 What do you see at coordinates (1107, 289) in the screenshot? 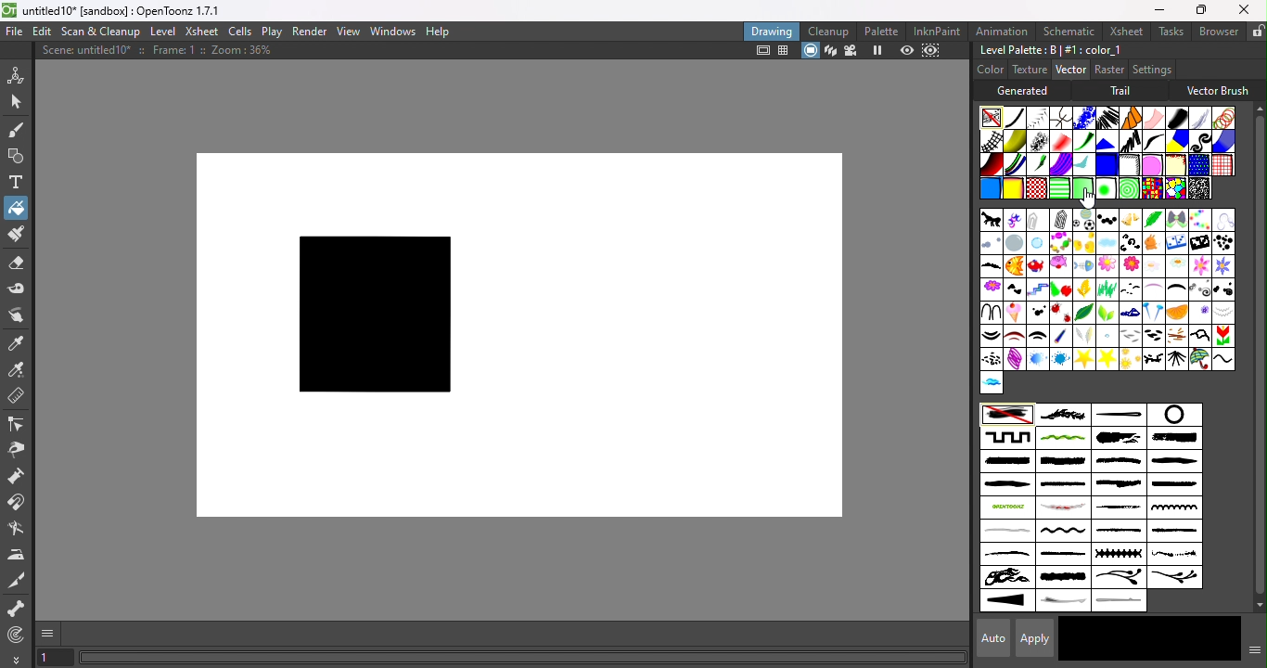
I see `grain` at bounding box center [1107, 289].